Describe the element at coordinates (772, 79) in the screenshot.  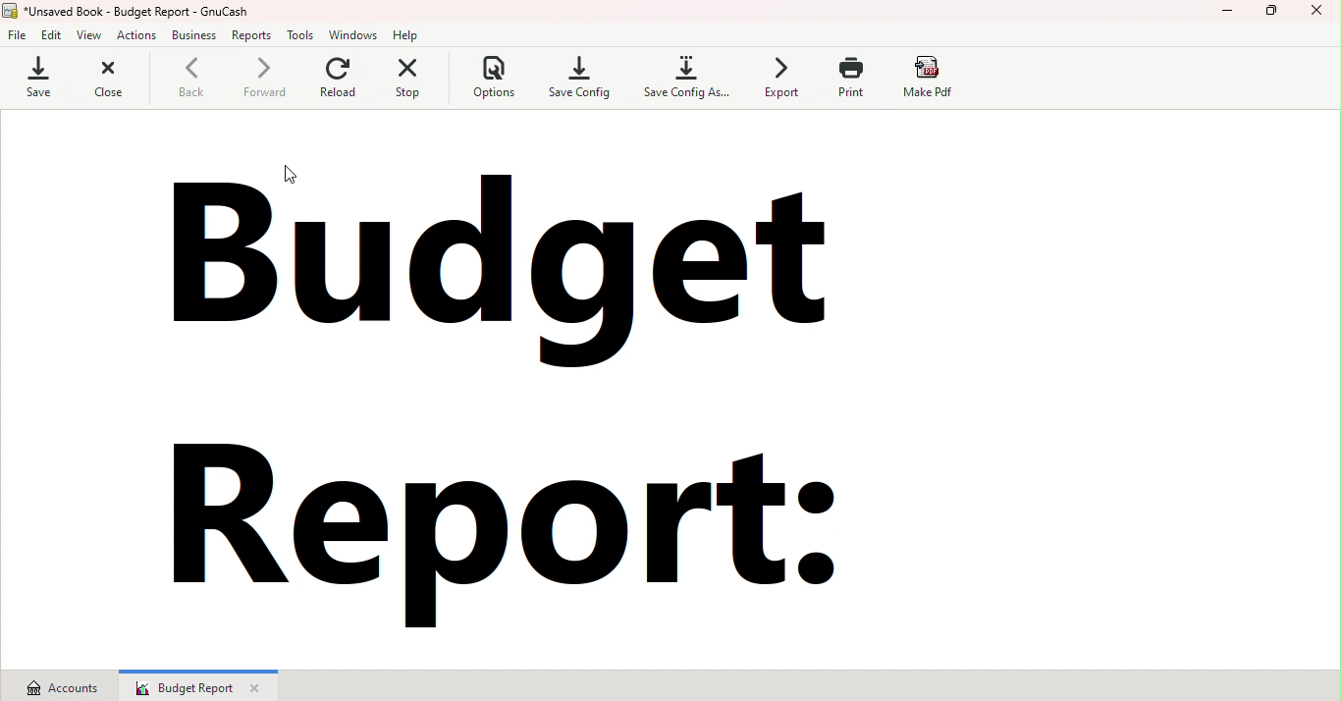
I see `Export` at that location.